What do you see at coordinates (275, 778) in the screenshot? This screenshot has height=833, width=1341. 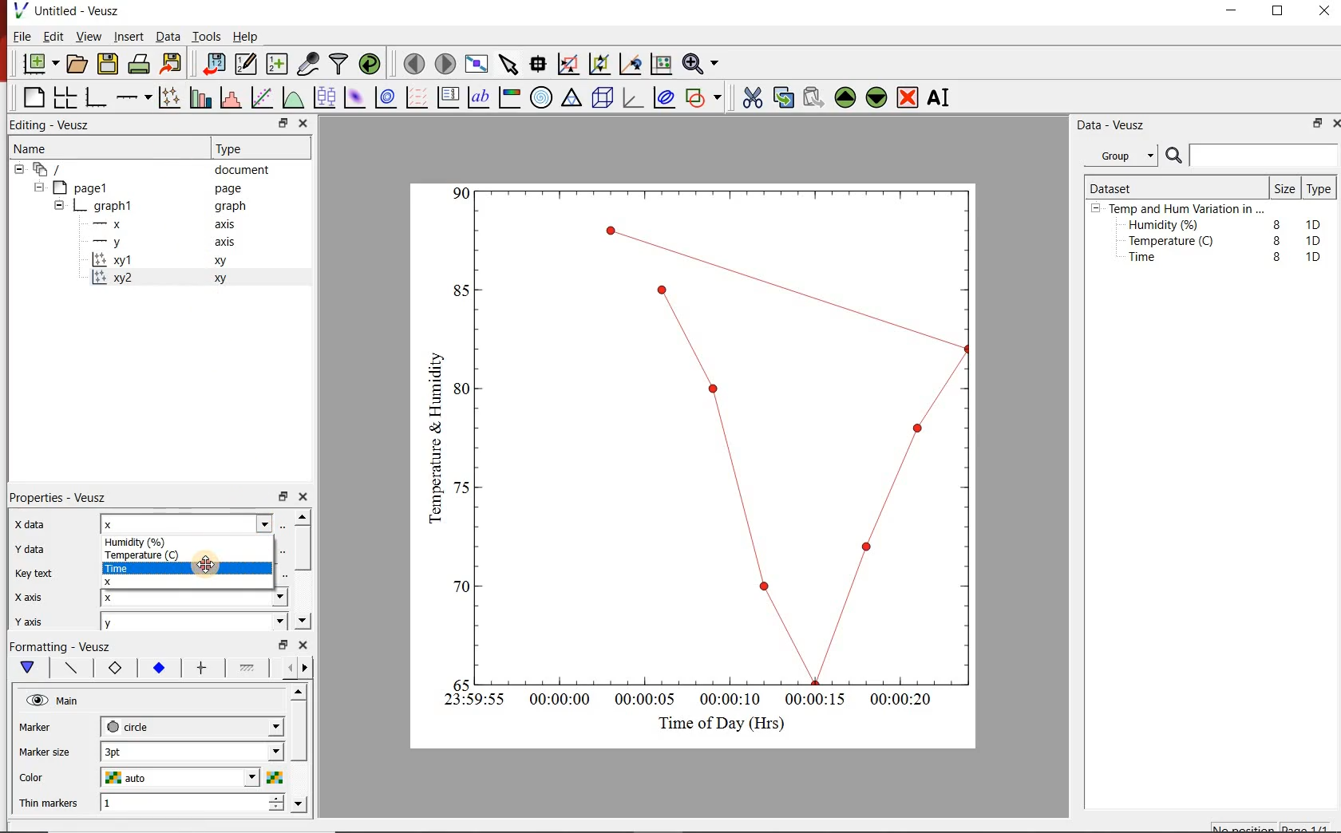 I see `Select color` at bounding box center [275, 778].